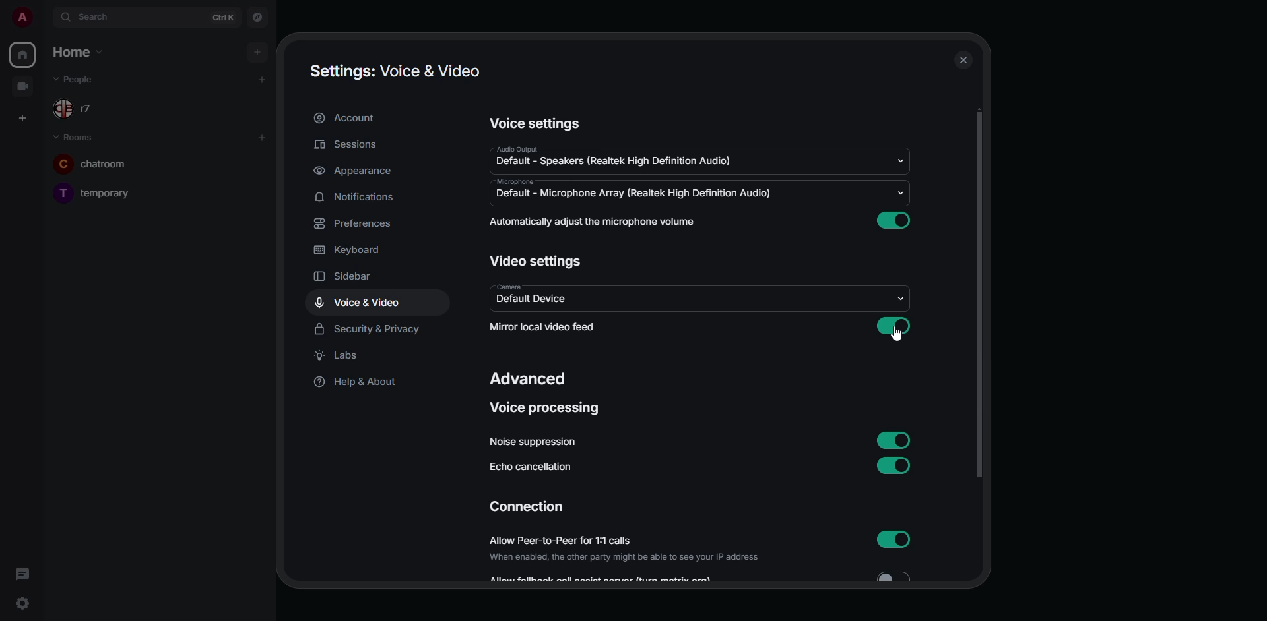  Describe the element at coordinates (624, 559) in the screenshot. I see `‘When enabled, the other party might be able to see your IP address` at that location.